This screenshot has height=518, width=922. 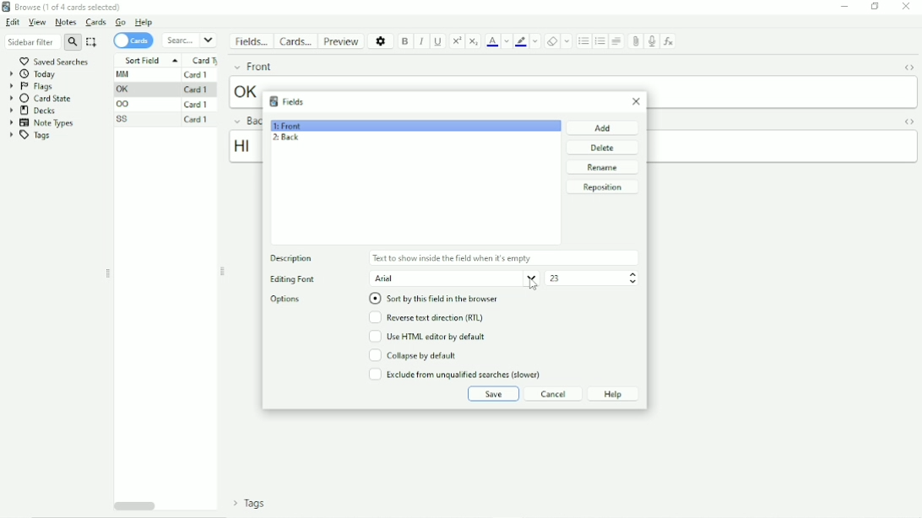 I want to click on Arial, so click(x=453, y=278).